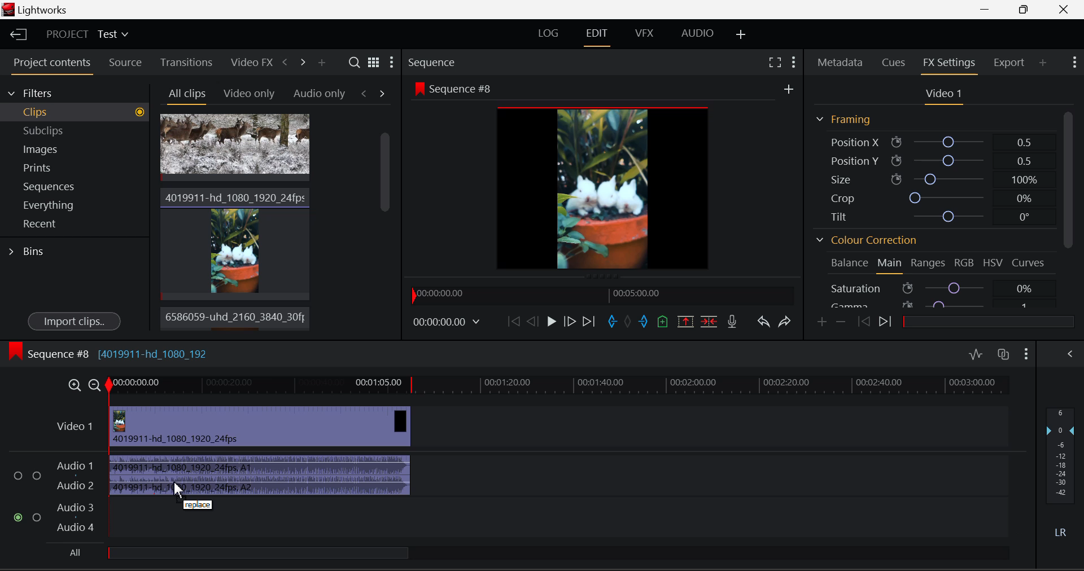 Image resolution: width=1084 pixels, height=571 pixels. What do you see at coordinates (936, 198) in the screenshot?
I see `Crop` at bounding box center [936, 198].